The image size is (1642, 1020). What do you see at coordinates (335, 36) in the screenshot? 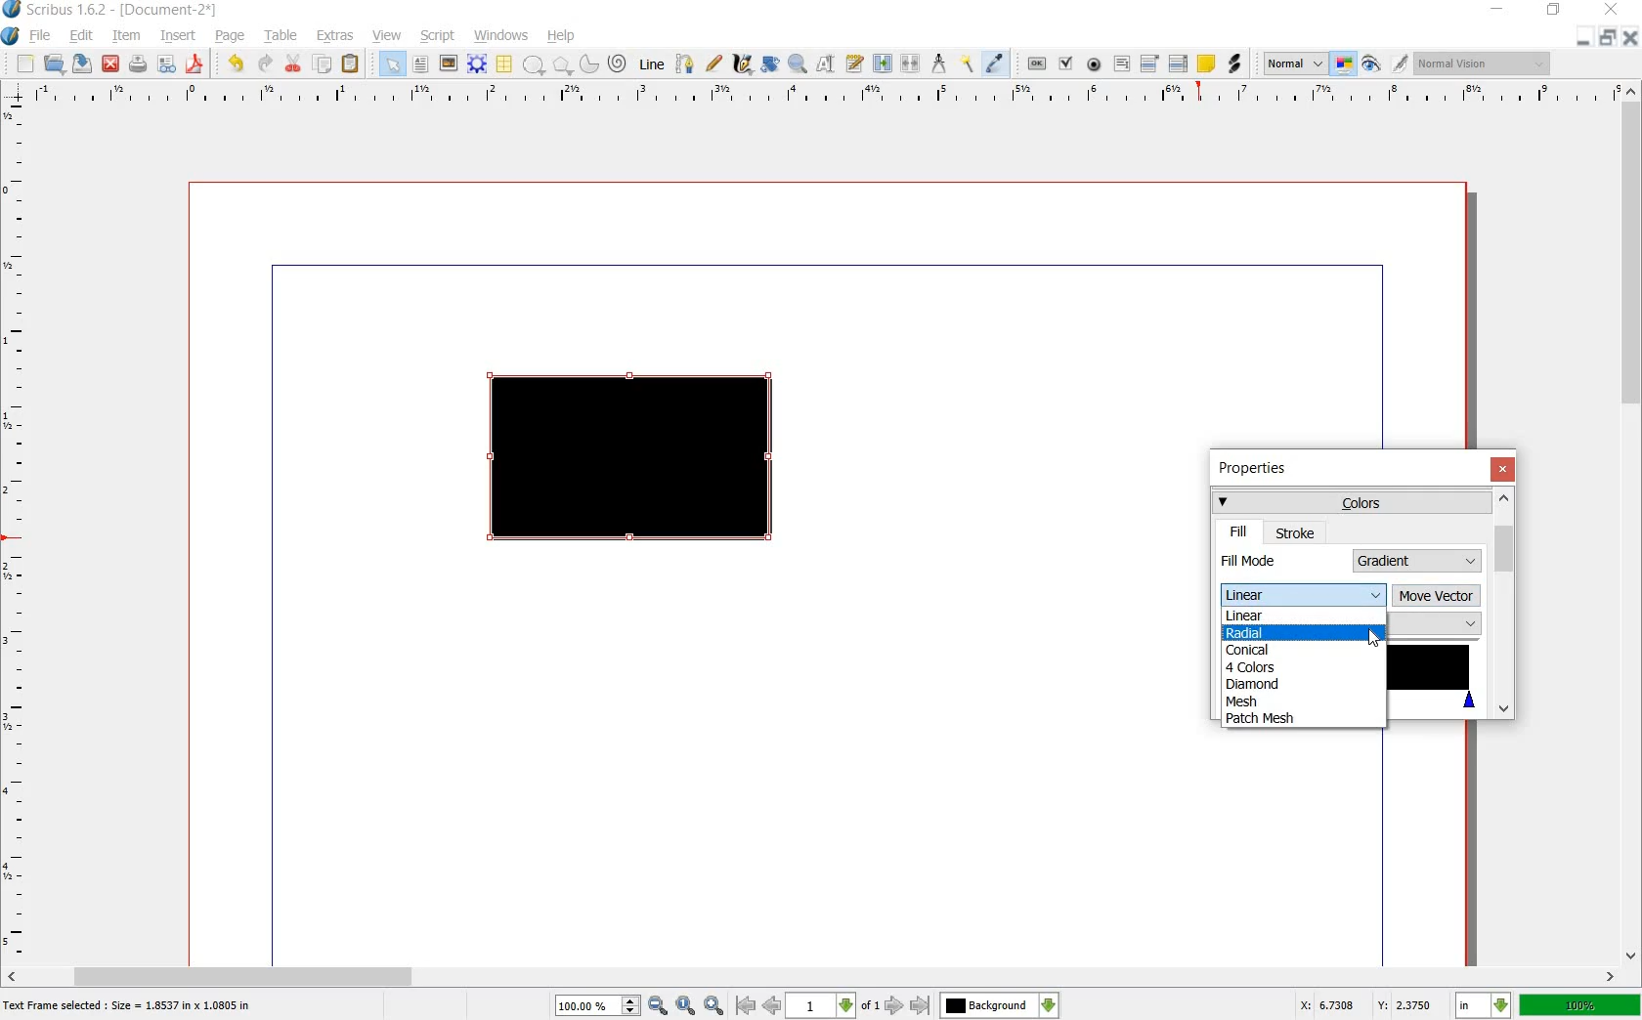
I see `extras` at bounding box center [335, 36].